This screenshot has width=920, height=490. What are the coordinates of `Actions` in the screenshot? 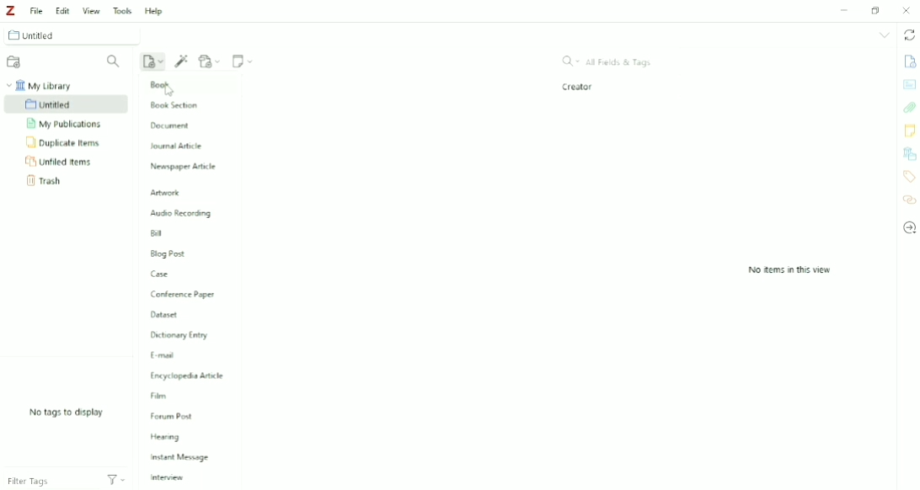 It's located at (122, 479).